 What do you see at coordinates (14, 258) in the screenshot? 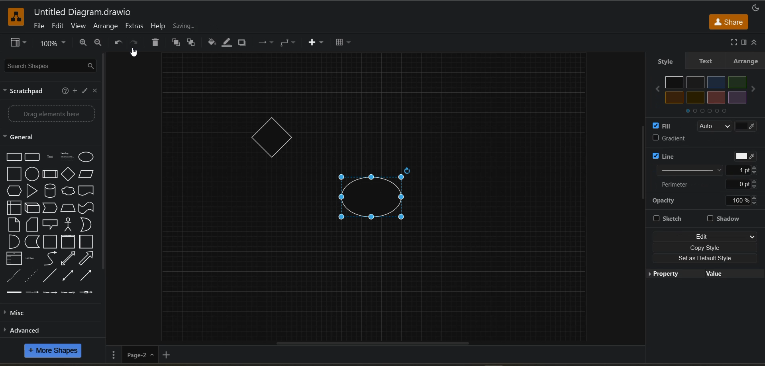
I see `list` at bounding box center [14, 258].